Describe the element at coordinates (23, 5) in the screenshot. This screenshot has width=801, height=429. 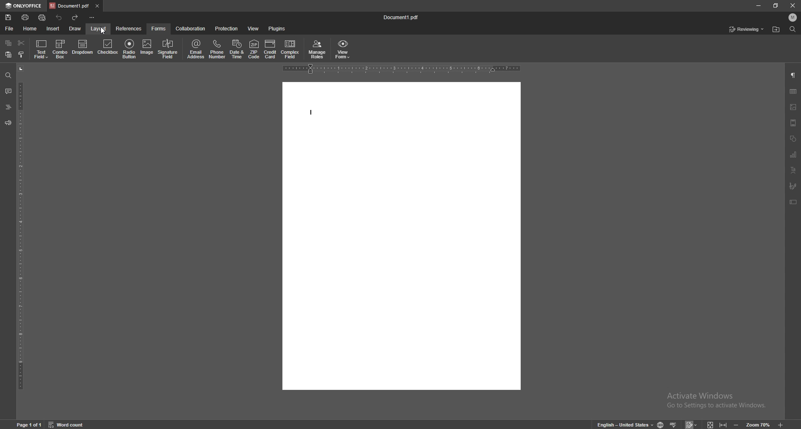
I see `onlyoffice` at that location.